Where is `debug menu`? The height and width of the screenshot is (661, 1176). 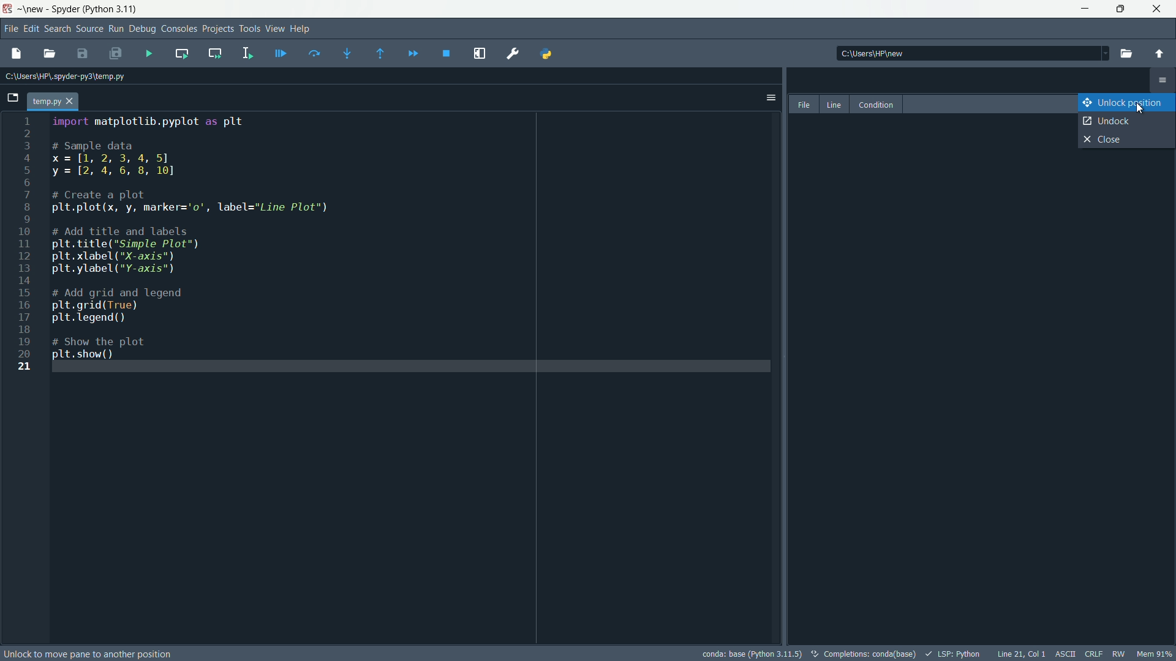 debug menu is located at coordinates (143, 29).